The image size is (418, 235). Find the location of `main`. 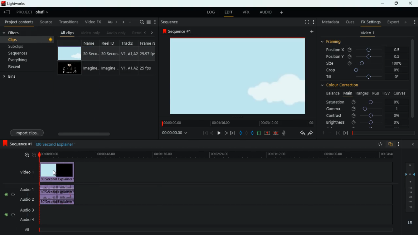

main is located at coordinates (347, 94).